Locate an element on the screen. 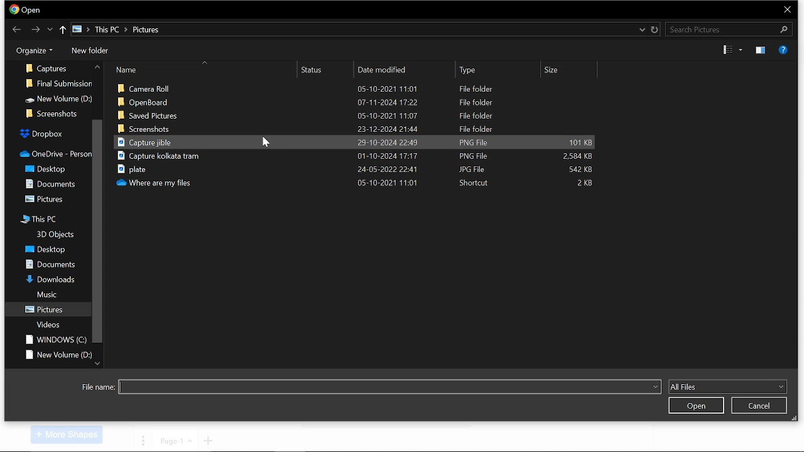  help is located at coordinates (784, 50).